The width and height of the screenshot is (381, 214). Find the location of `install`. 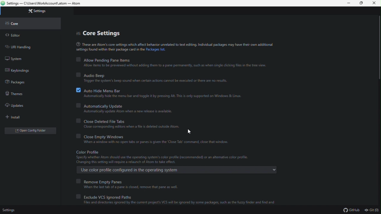

install is located at coordinates (26, 117).